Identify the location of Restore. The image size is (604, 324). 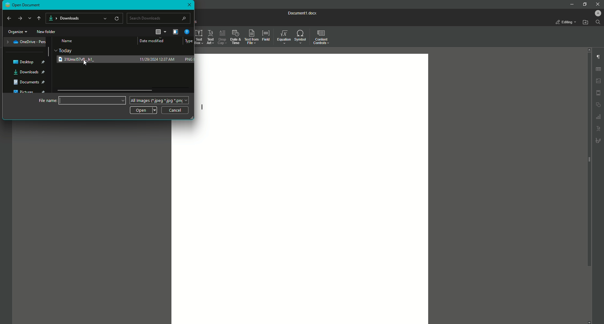
(584, 4).